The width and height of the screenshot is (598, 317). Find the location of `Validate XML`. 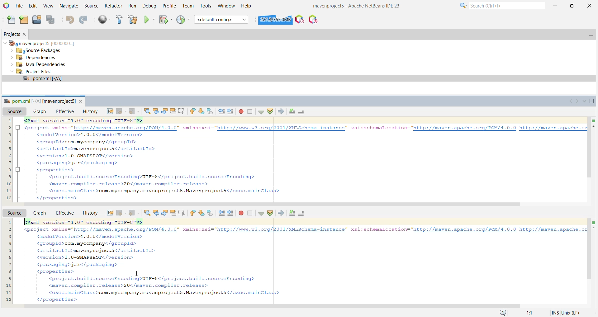

Validate XML is located at coordinates (270, 111).